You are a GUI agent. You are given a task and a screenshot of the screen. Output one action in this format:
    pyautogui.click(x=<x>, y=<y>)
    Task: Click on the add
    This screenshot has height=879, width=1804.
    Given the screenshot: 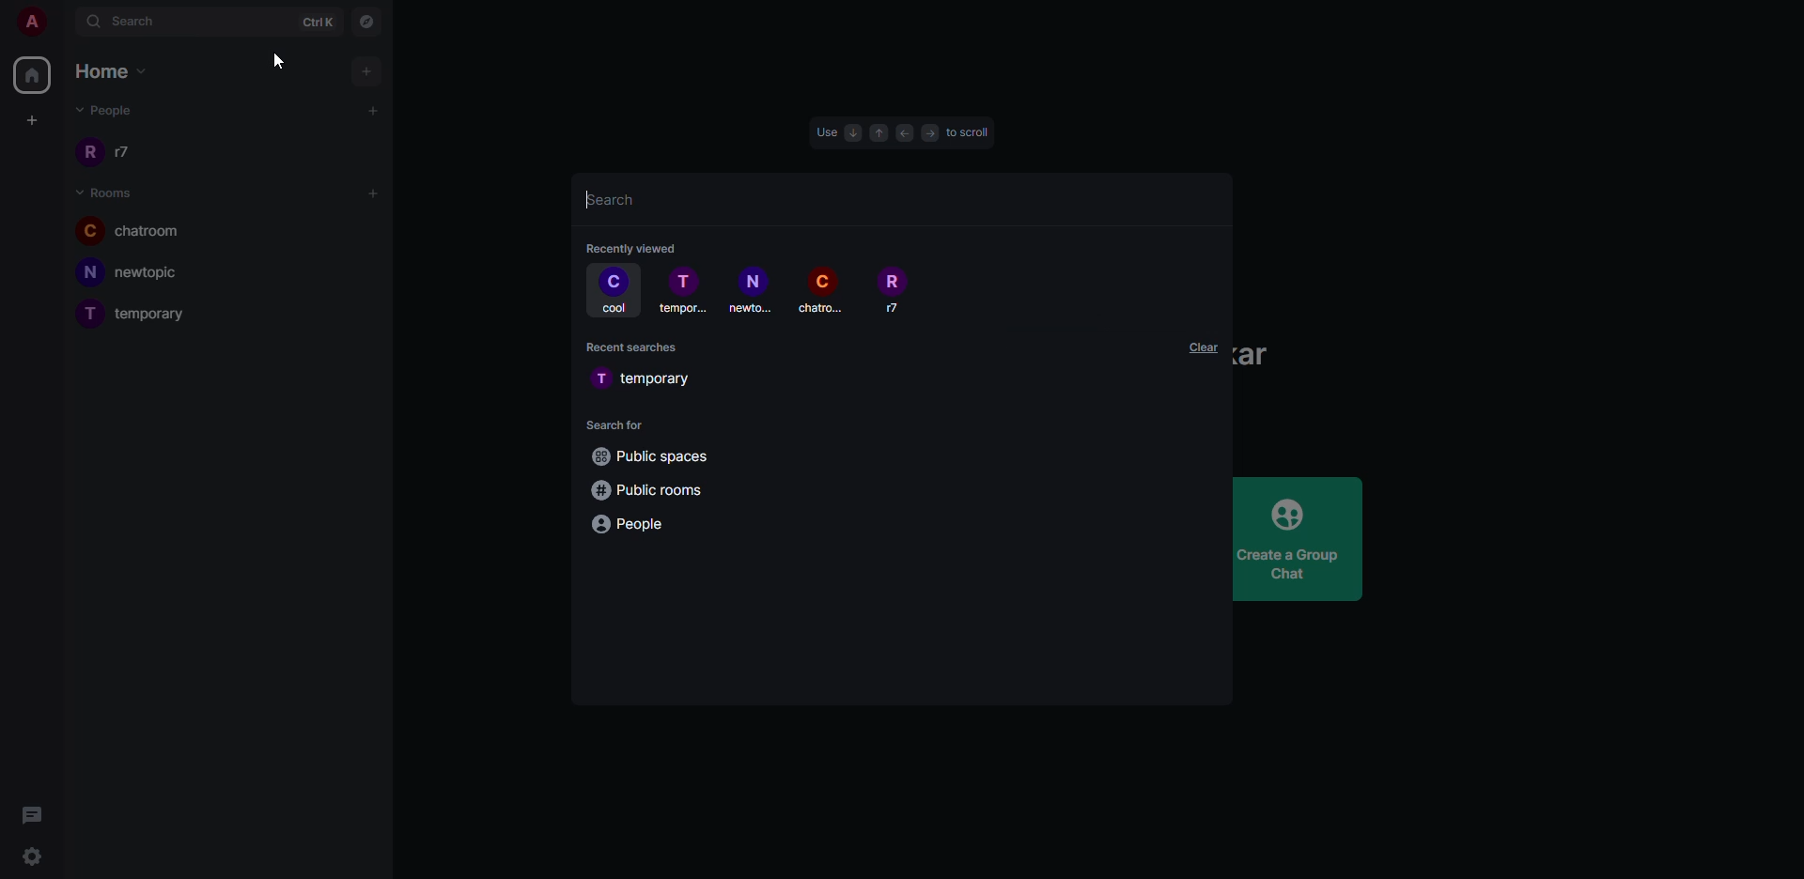 What is the action you would take?
    pyautogui.click(x=369, y=70)
    